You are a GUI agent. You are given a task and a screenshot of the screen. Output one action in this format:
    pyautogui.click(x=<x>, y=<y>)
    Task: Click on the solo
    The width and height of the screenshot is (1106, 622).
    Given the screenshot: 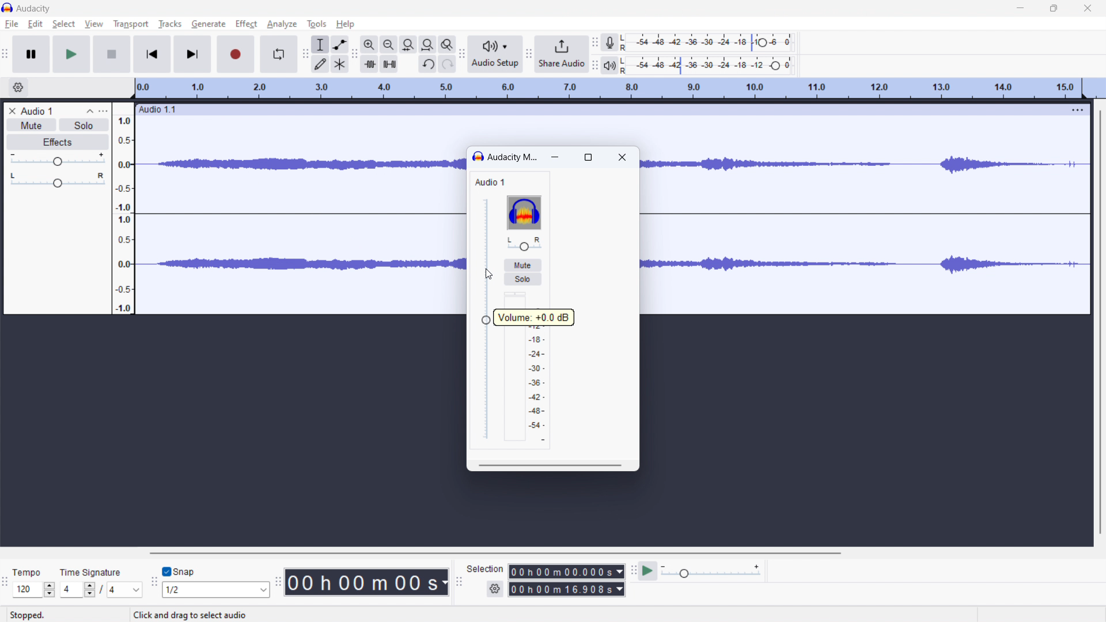 What is the action you would take?
    pyautogui.click(x=84, y=125)
    